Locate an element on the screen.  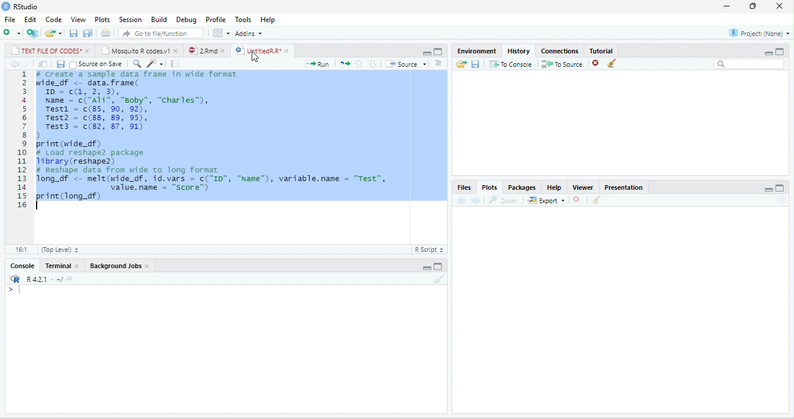
typing cursor is located at coordinates (40, 205).